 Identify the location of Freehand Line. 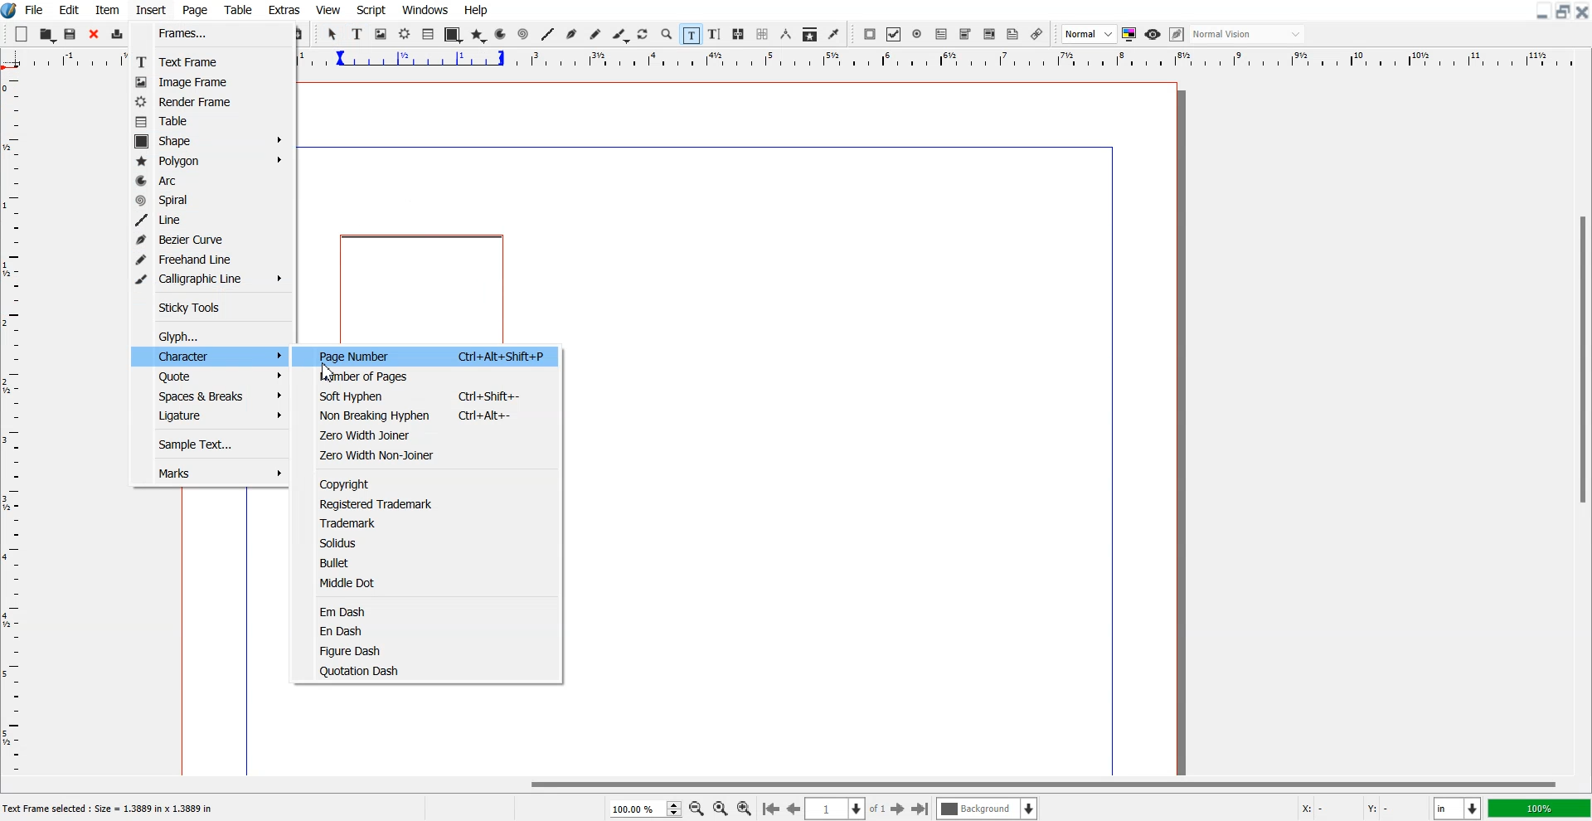
(209, 257).